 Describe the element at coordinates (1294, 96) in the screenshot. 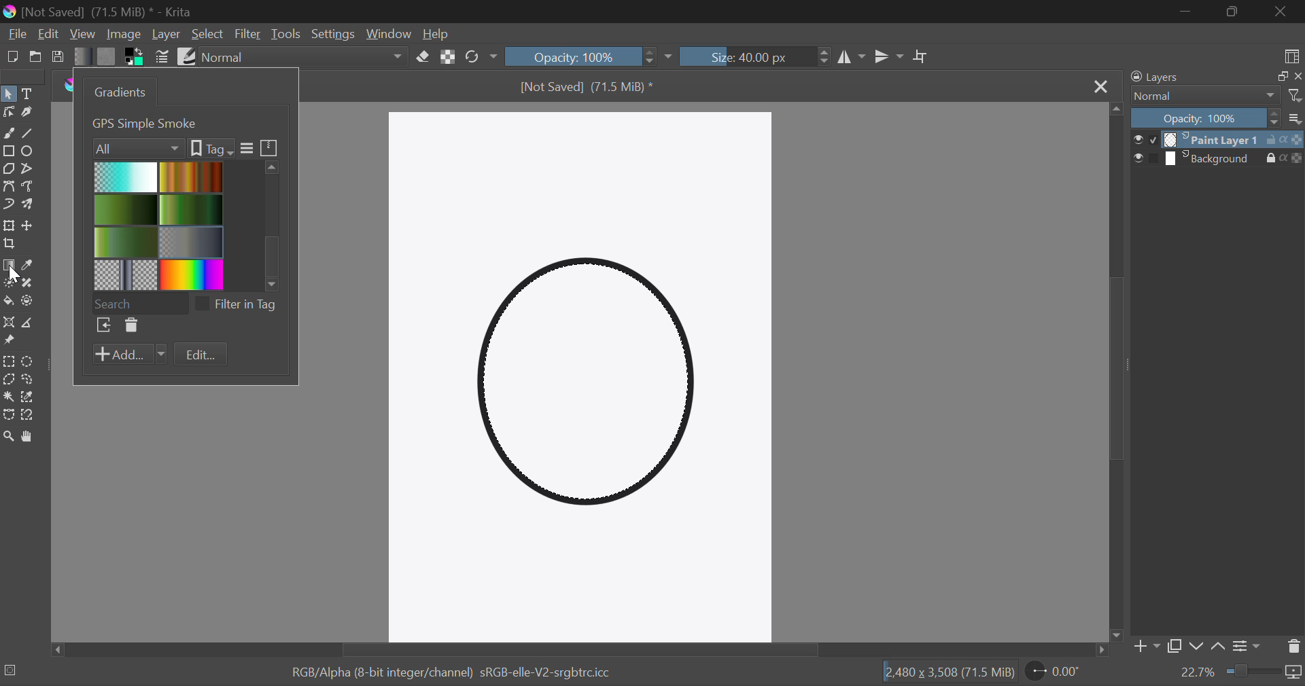

I see `filter` at that location.